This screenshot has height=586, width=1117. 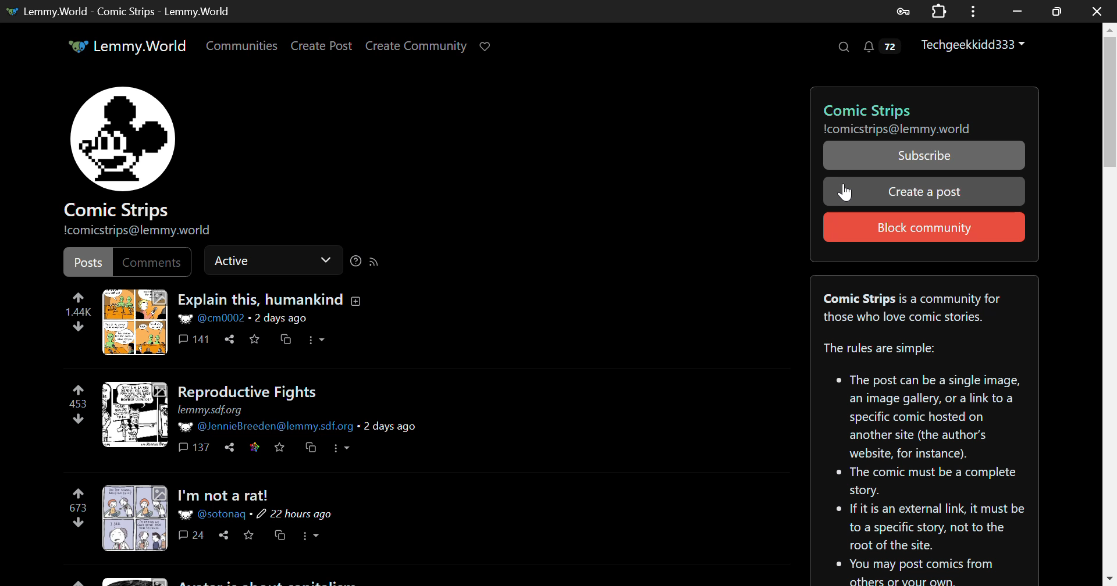 What do you see at coordinates (254, 340) in the screenshot?
I see `Save` at bounding box center [254, 340].